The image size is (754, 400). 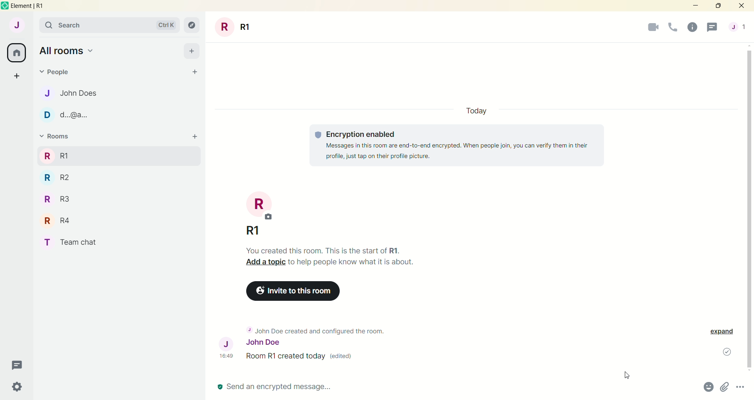 What do you see at coordinates (707, 388) in the screenshot?
I see `emoji` at bounding box center [707, 388].